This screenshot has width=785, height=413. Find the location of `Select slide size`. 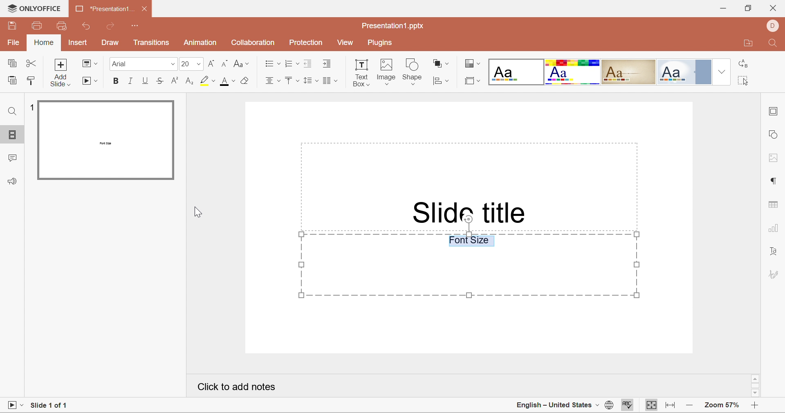

Select slide size is located at coordinates (472, 81).